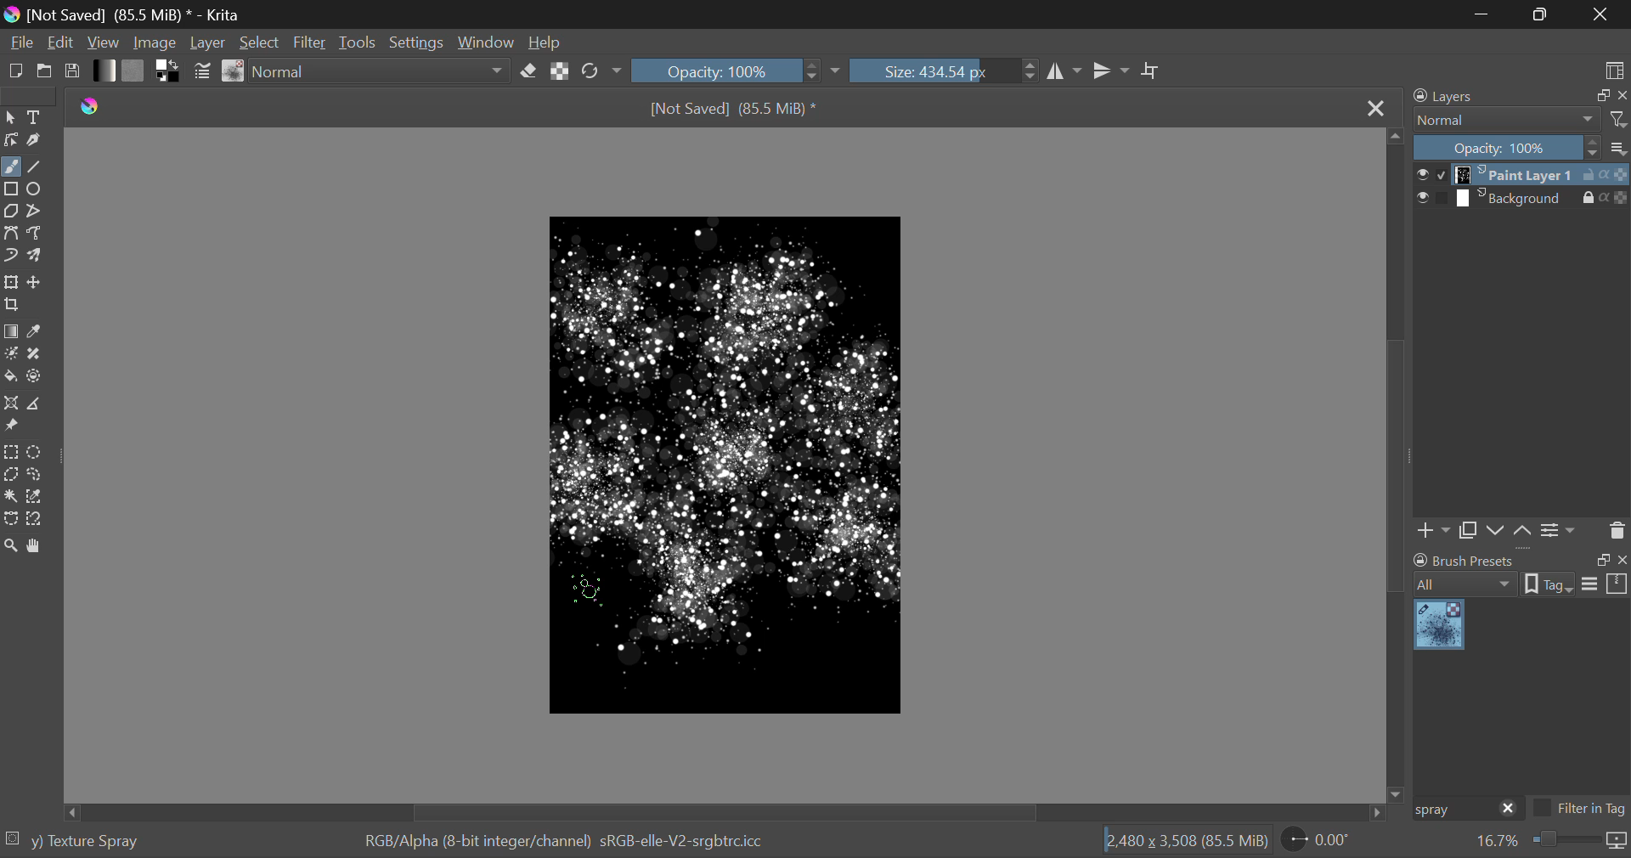 The height and width of the screenshot is (858, 1631). What do you see at coordinates (61, 42) in the screenshot?
I see `Edit` at bounding box center [61, 42].